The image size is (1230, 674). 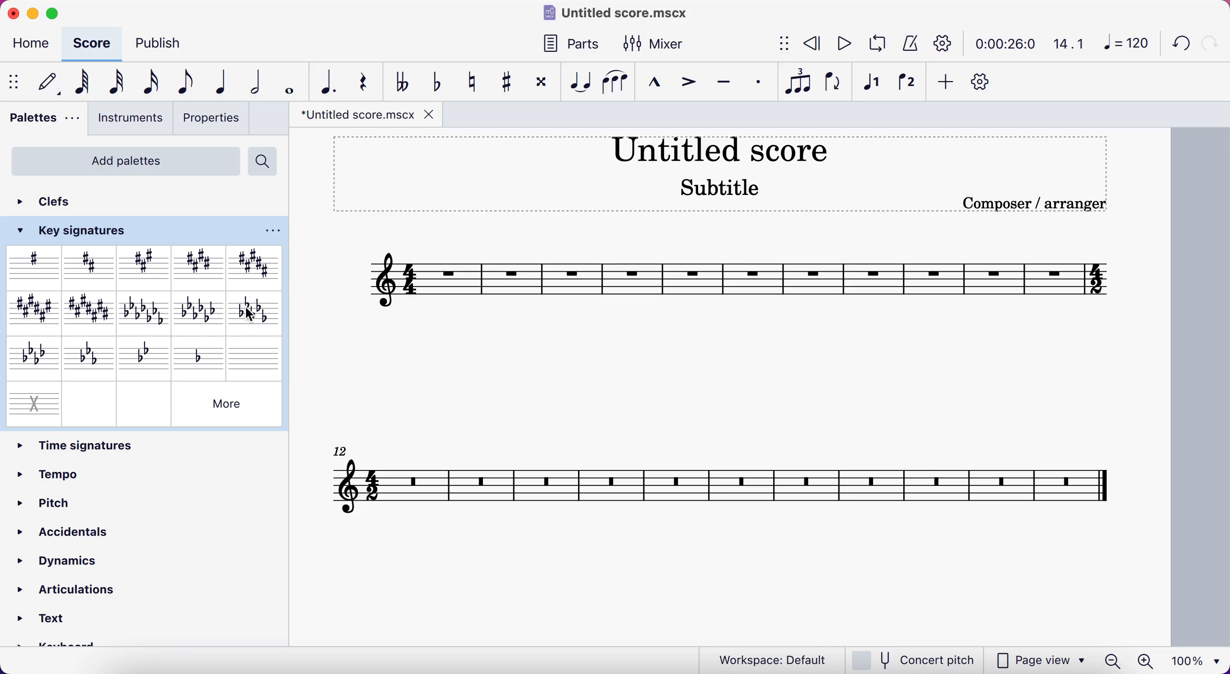 What do you see at coordinates (197, 264) in the screenshot?
I see `E major` at bounding box center [197, 264].